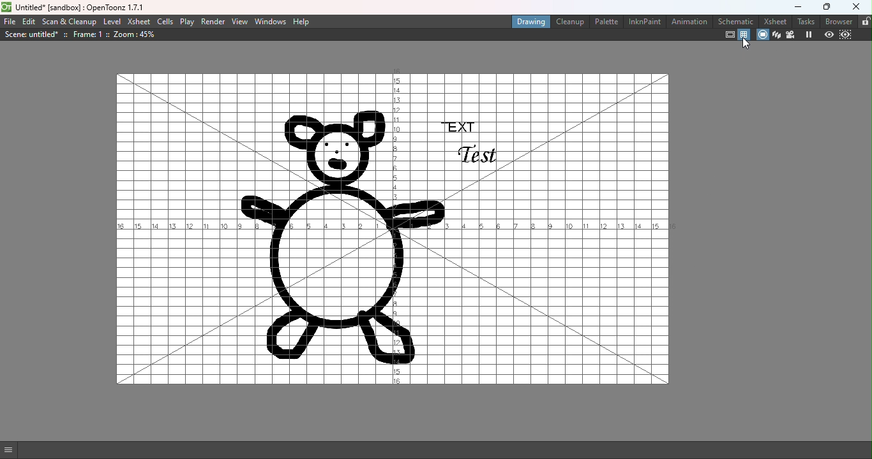 The image size is (872, 459). I want to click on File, so click(9, 21).